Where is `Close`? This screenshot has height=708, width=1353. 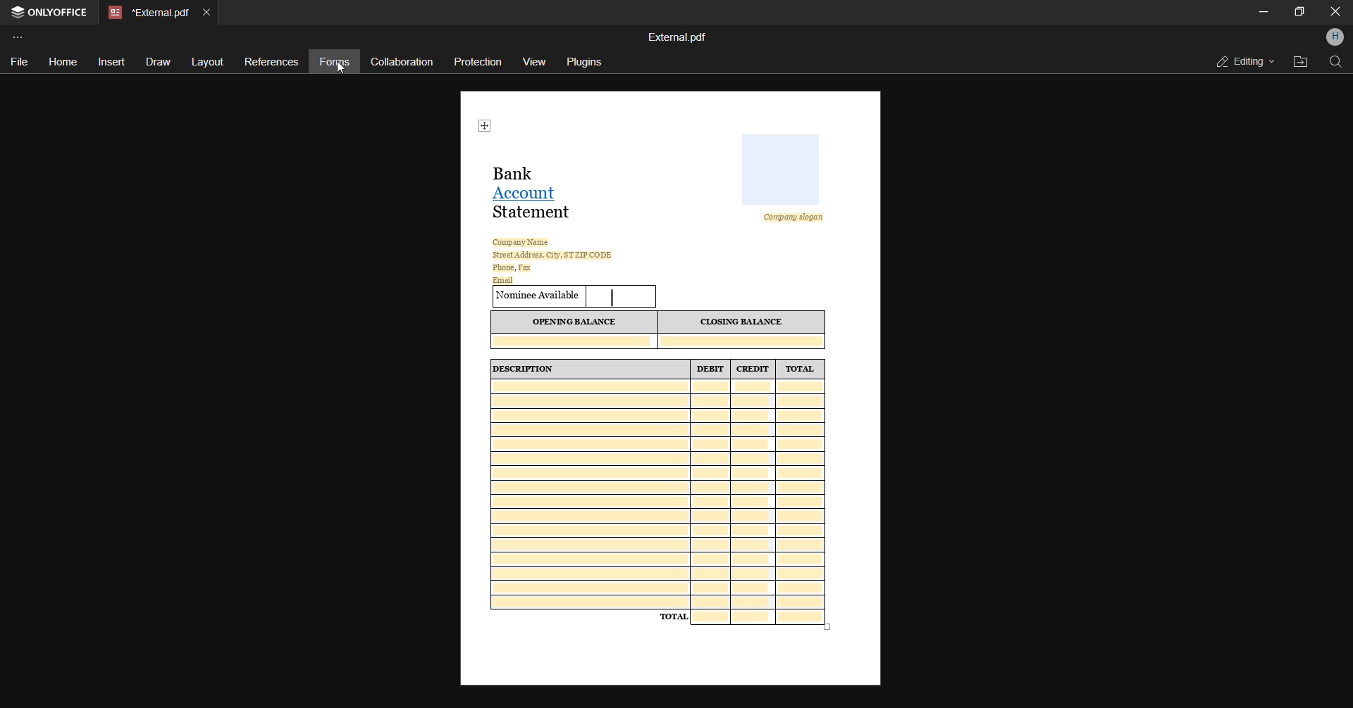
Close is located at coordinates (1334, 12).